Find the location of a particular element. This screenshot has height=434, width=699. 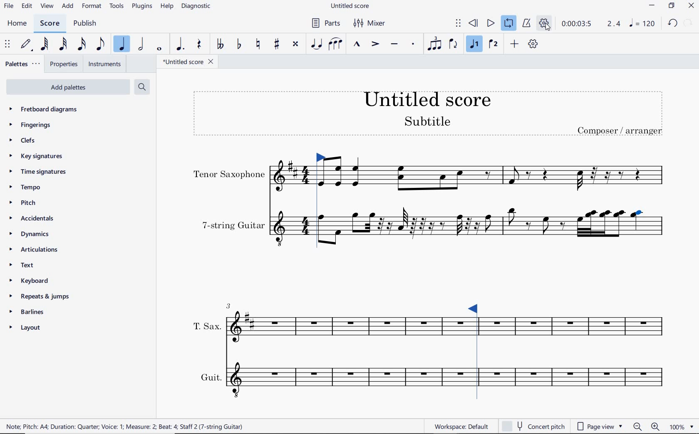

PUBLISH is located at coordinates (85, 25).